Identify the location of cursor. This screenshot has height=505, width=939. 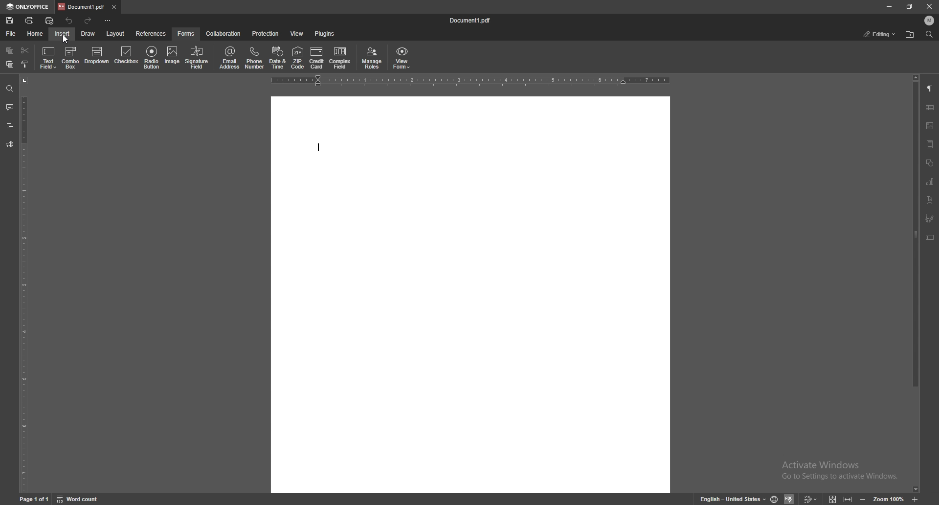
(69, 42).